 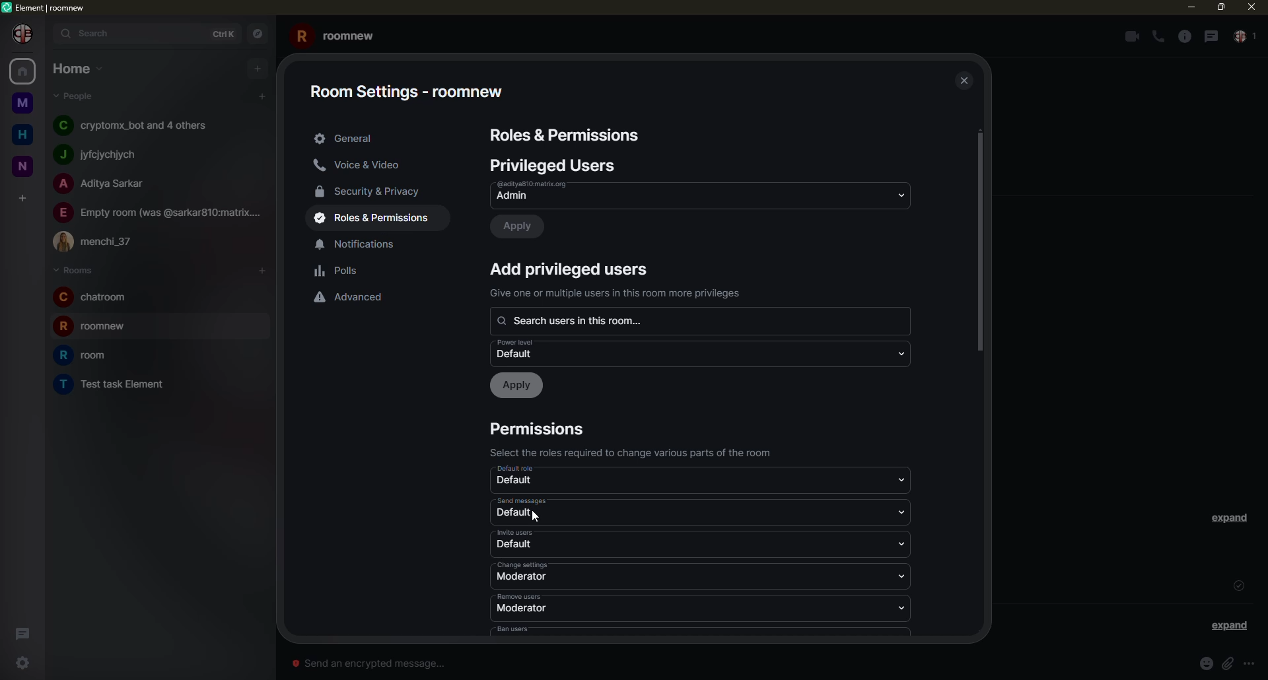 I want to click on rooms, so click(x=73, y=269).